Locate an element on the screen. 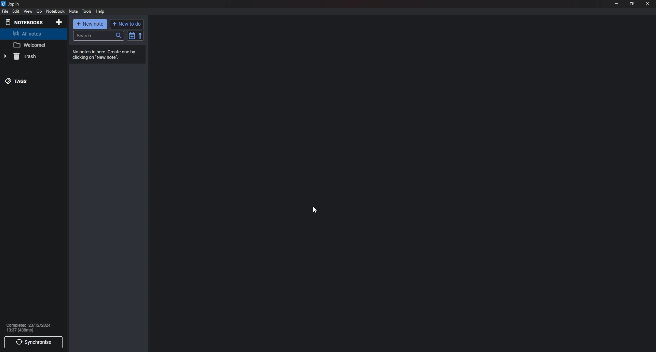  No notes in here. Create one by
clicking on “New note". is located at coordinates (105, 55).